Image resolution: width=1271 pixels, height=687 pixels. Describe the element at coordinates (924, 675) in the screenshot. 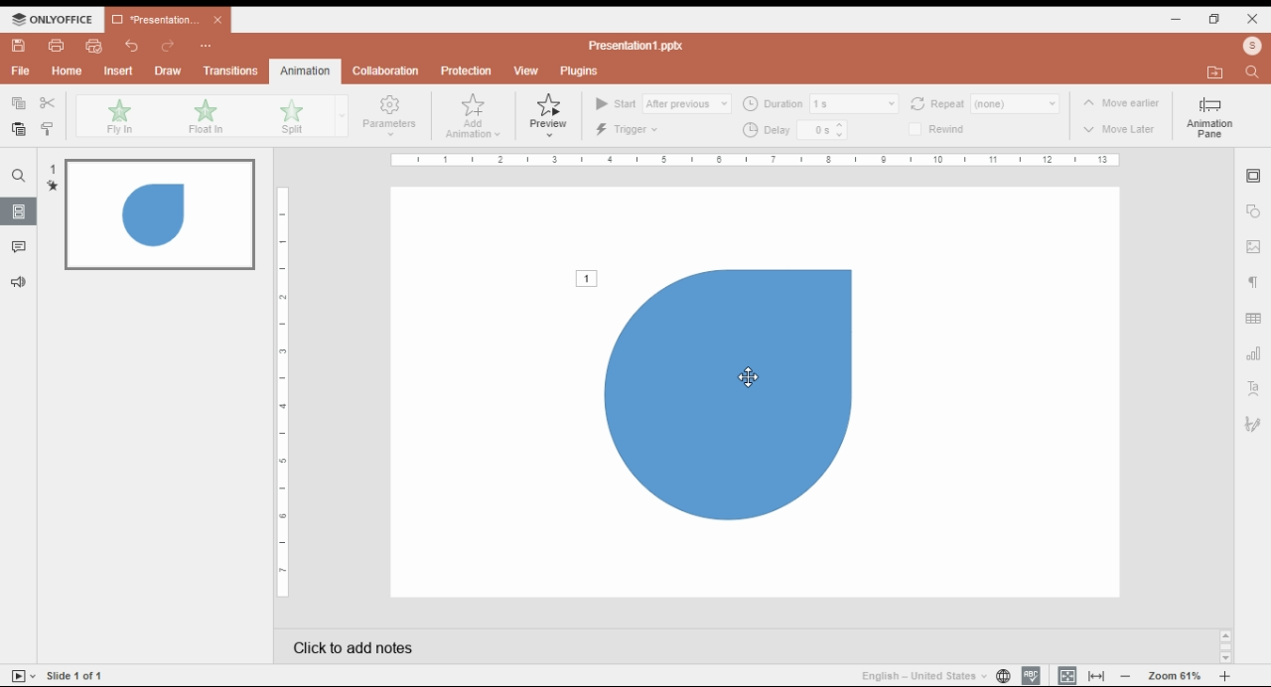

I see `languages` at that location.